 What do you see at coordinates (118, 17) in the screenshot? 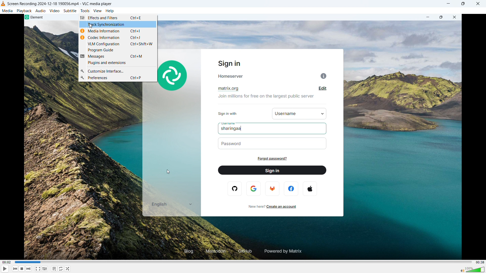
I see `effects & filters` at bounding box center [118, 17].